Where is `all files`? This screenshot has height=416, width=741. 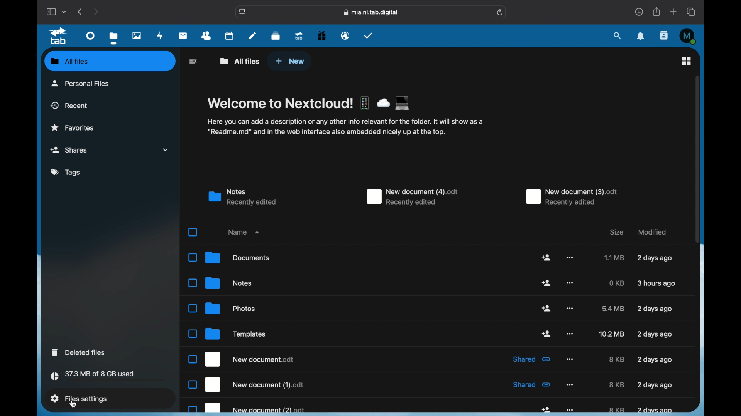
all files is located at coordinates (240, 61).